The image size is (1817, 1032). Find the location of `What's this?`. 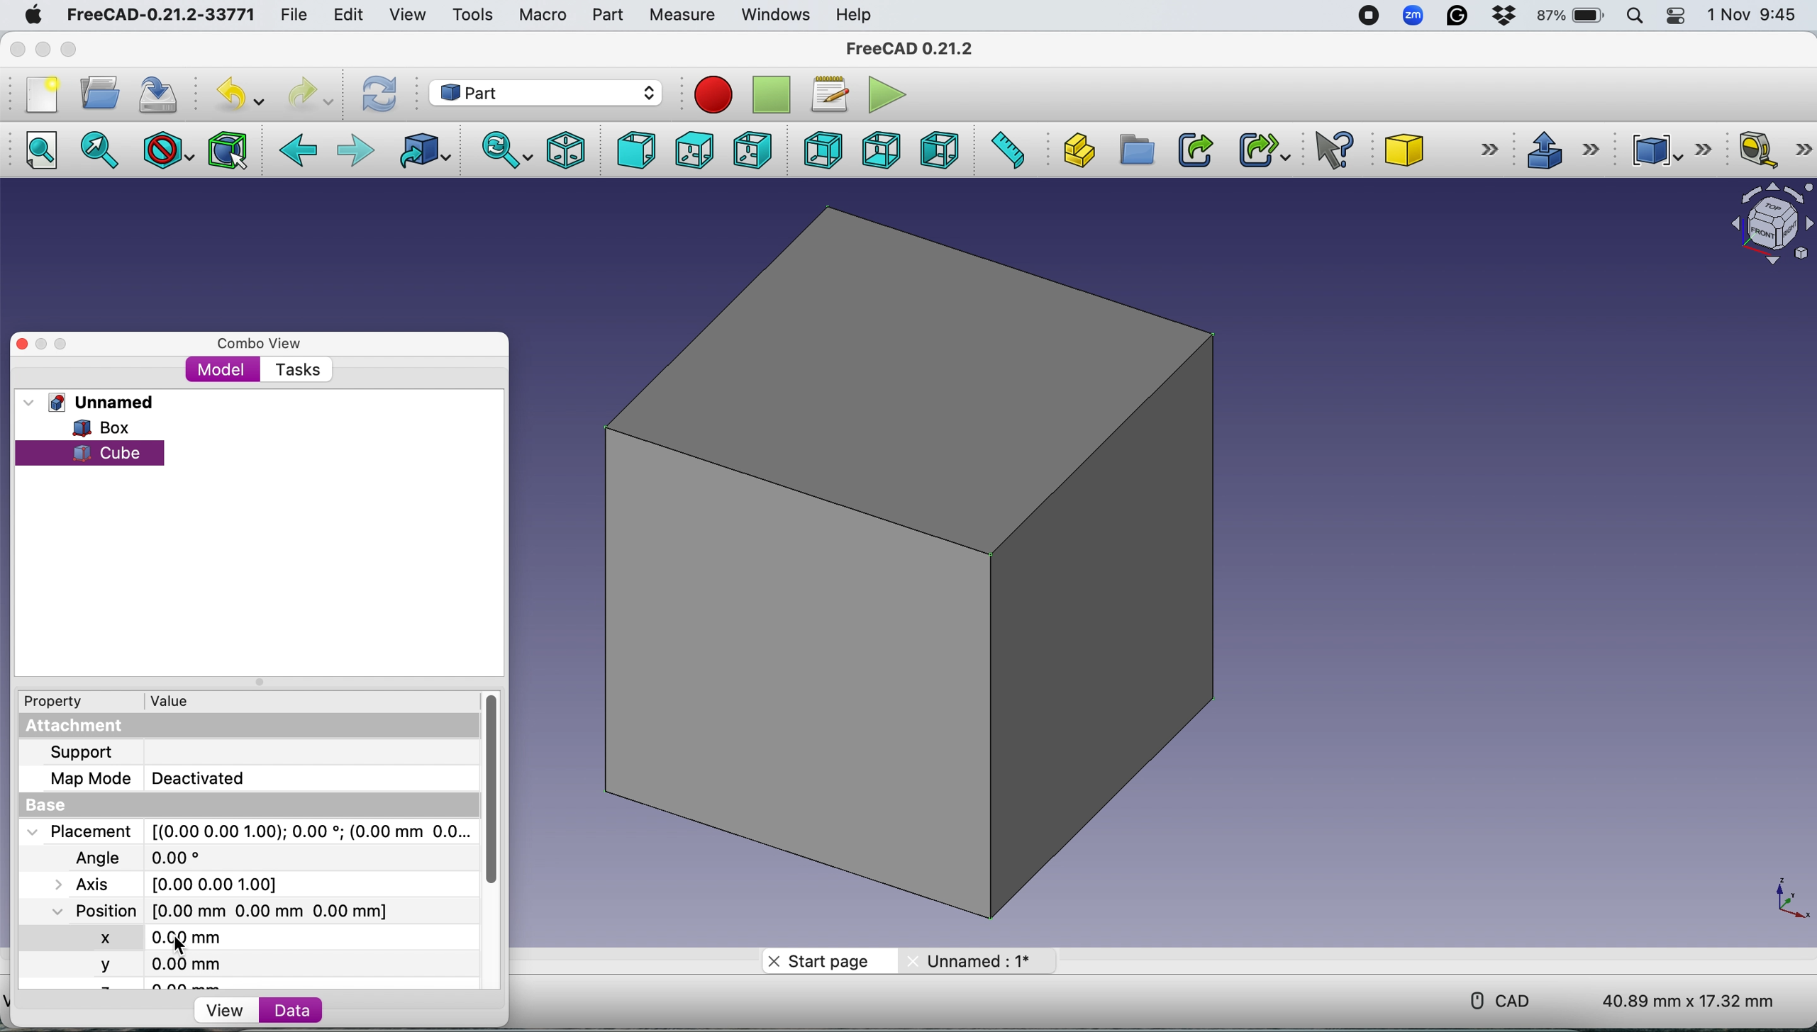

What's this? is located at coordinates (1336, 150).